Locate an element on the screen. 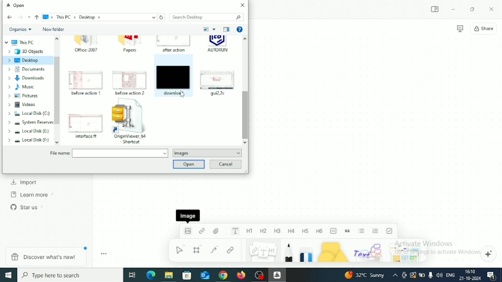 This screenshot has width=502, height=282. Pen is located at coordinates (289, 252).